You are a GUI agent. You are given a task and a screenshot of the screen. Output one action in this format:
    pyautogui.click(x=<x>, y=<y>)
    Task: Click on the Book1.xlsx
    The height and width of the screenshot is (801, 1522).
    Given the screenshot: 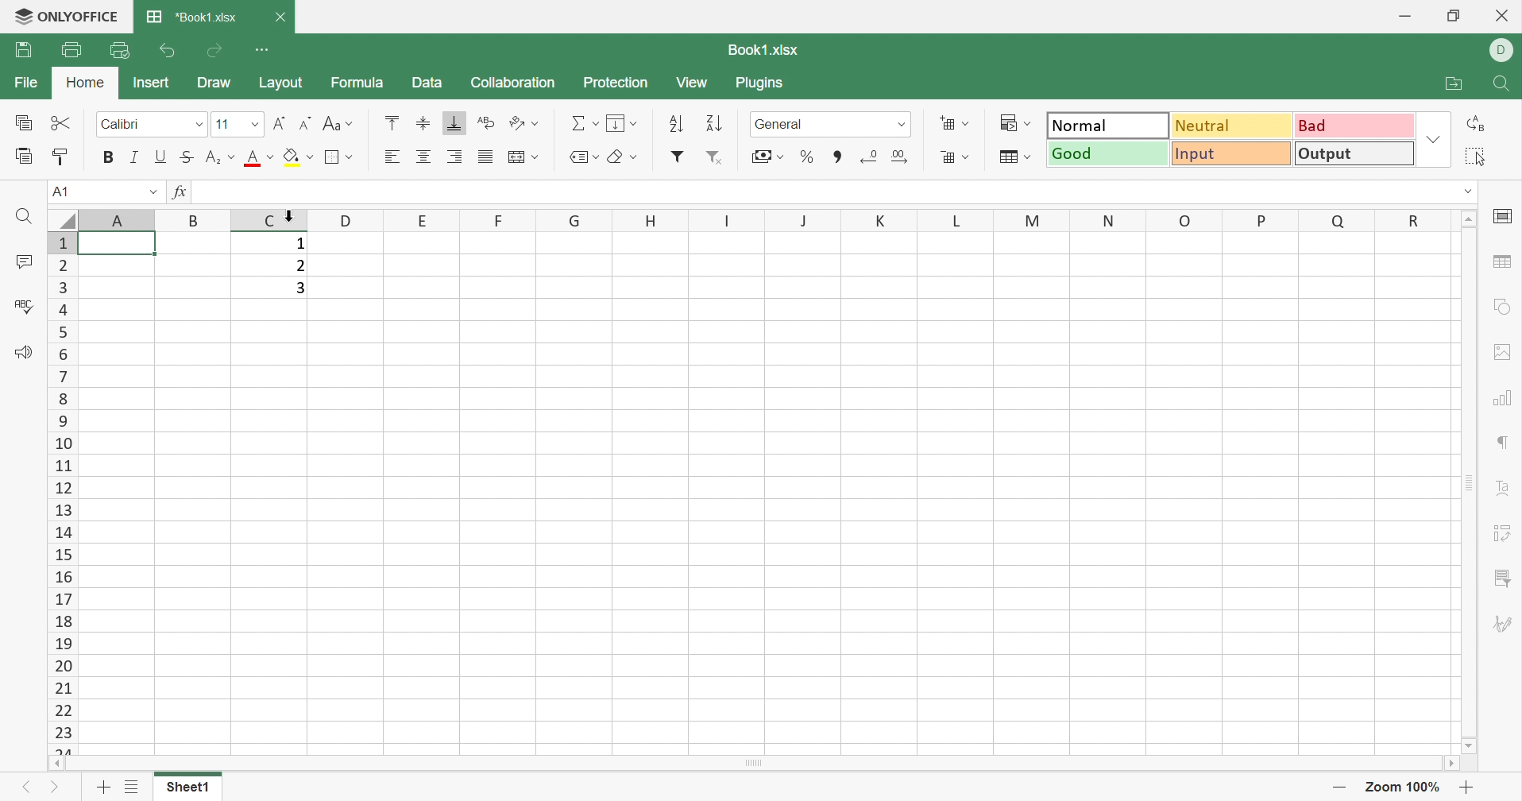 What is the action you would take?
    pyautogui.click(x=771, y=47)
    